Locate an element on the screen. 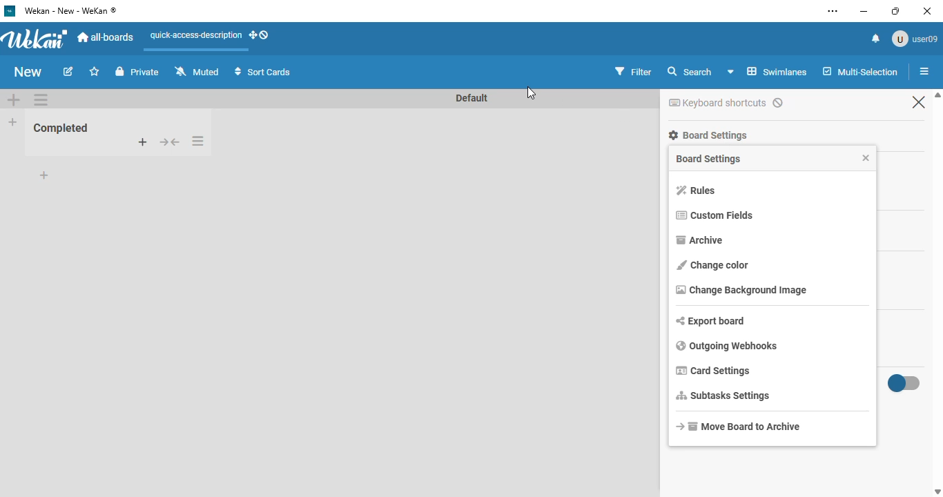 The height and width of the screenshot is (497, 943). notifications is located at coordinates (875, 38).